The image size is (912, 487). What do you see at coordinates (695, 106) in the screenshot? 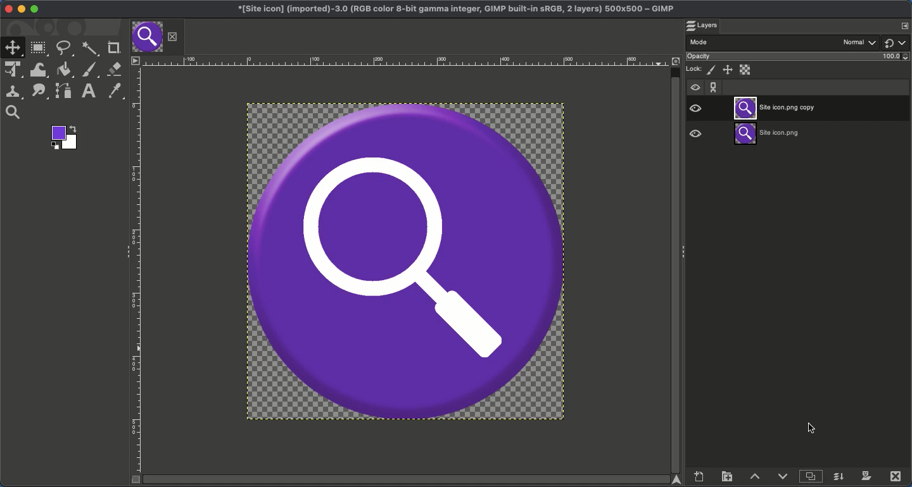
I see `Show` at bounding box center [695, 106].